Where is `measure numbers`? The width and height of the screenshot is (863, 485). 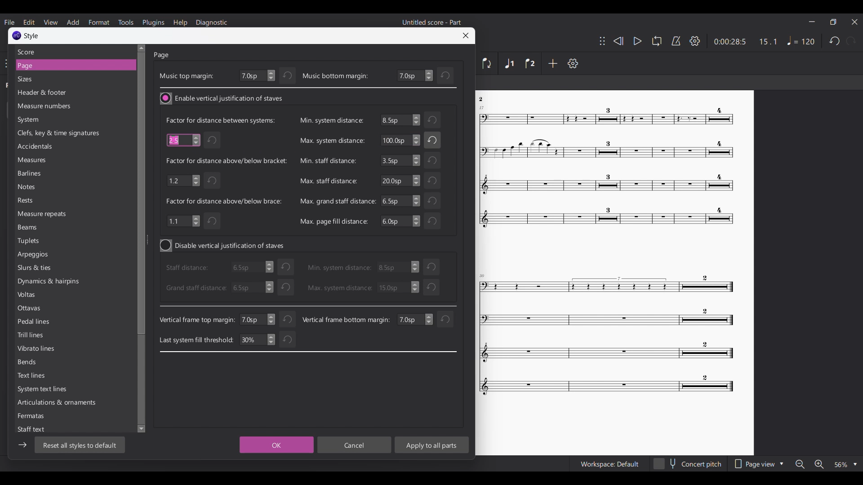 measure numbers is located at coordinates (67, 107).